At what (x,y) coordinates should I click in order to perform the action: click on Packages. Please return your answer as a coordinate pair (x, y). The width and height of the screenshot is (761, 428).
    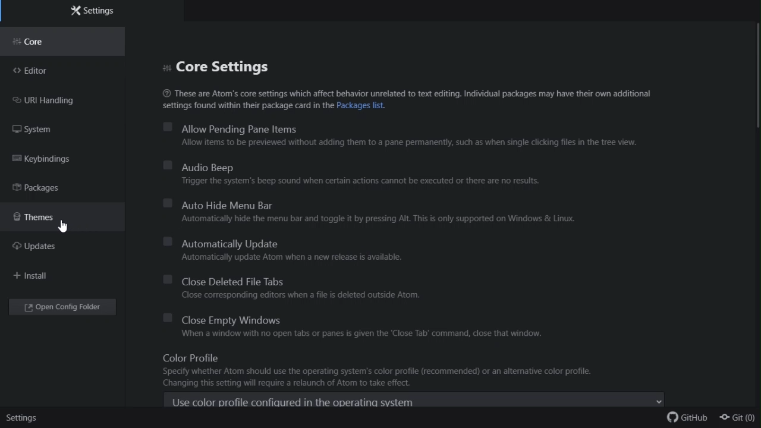
    Looking at the image, I should click on (50, 188).